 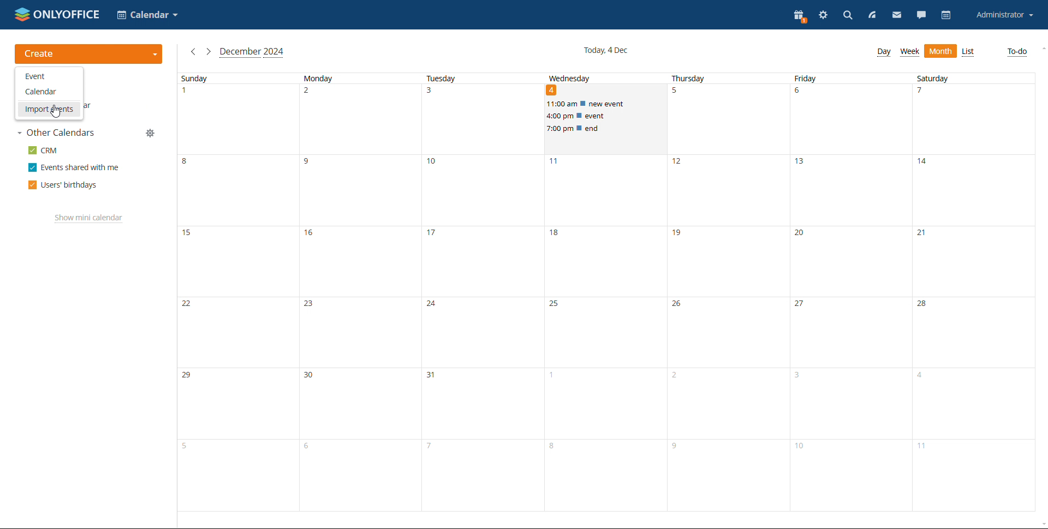 I want to click on list view, so click(x=969, y=52).